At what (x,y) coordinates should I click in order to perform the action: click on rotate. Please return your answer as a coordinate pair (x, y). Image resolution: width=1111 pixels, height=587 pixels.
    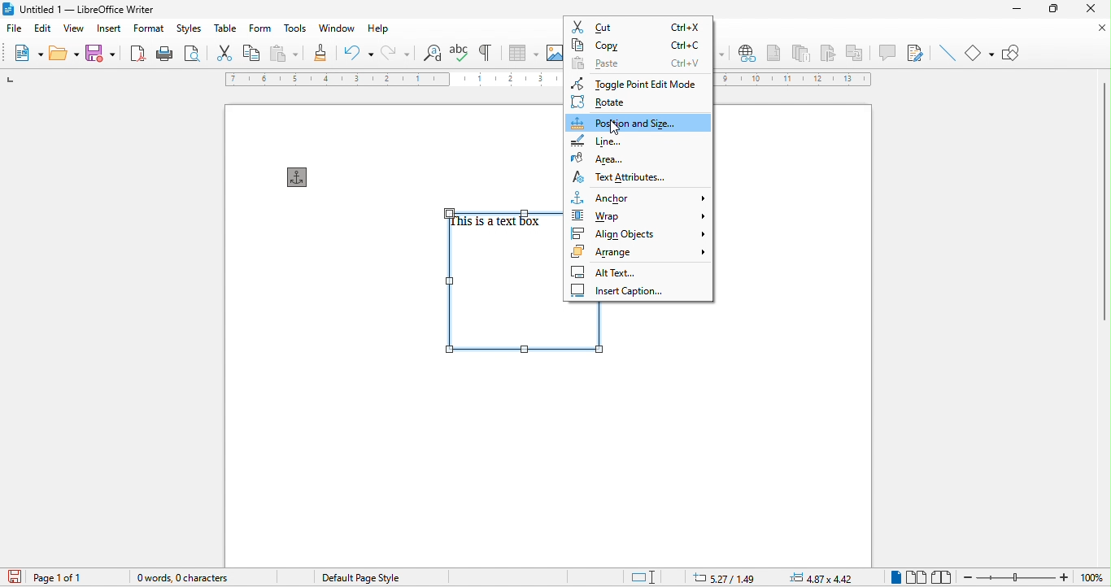
    Looking at the image, I should click on (602, 102).